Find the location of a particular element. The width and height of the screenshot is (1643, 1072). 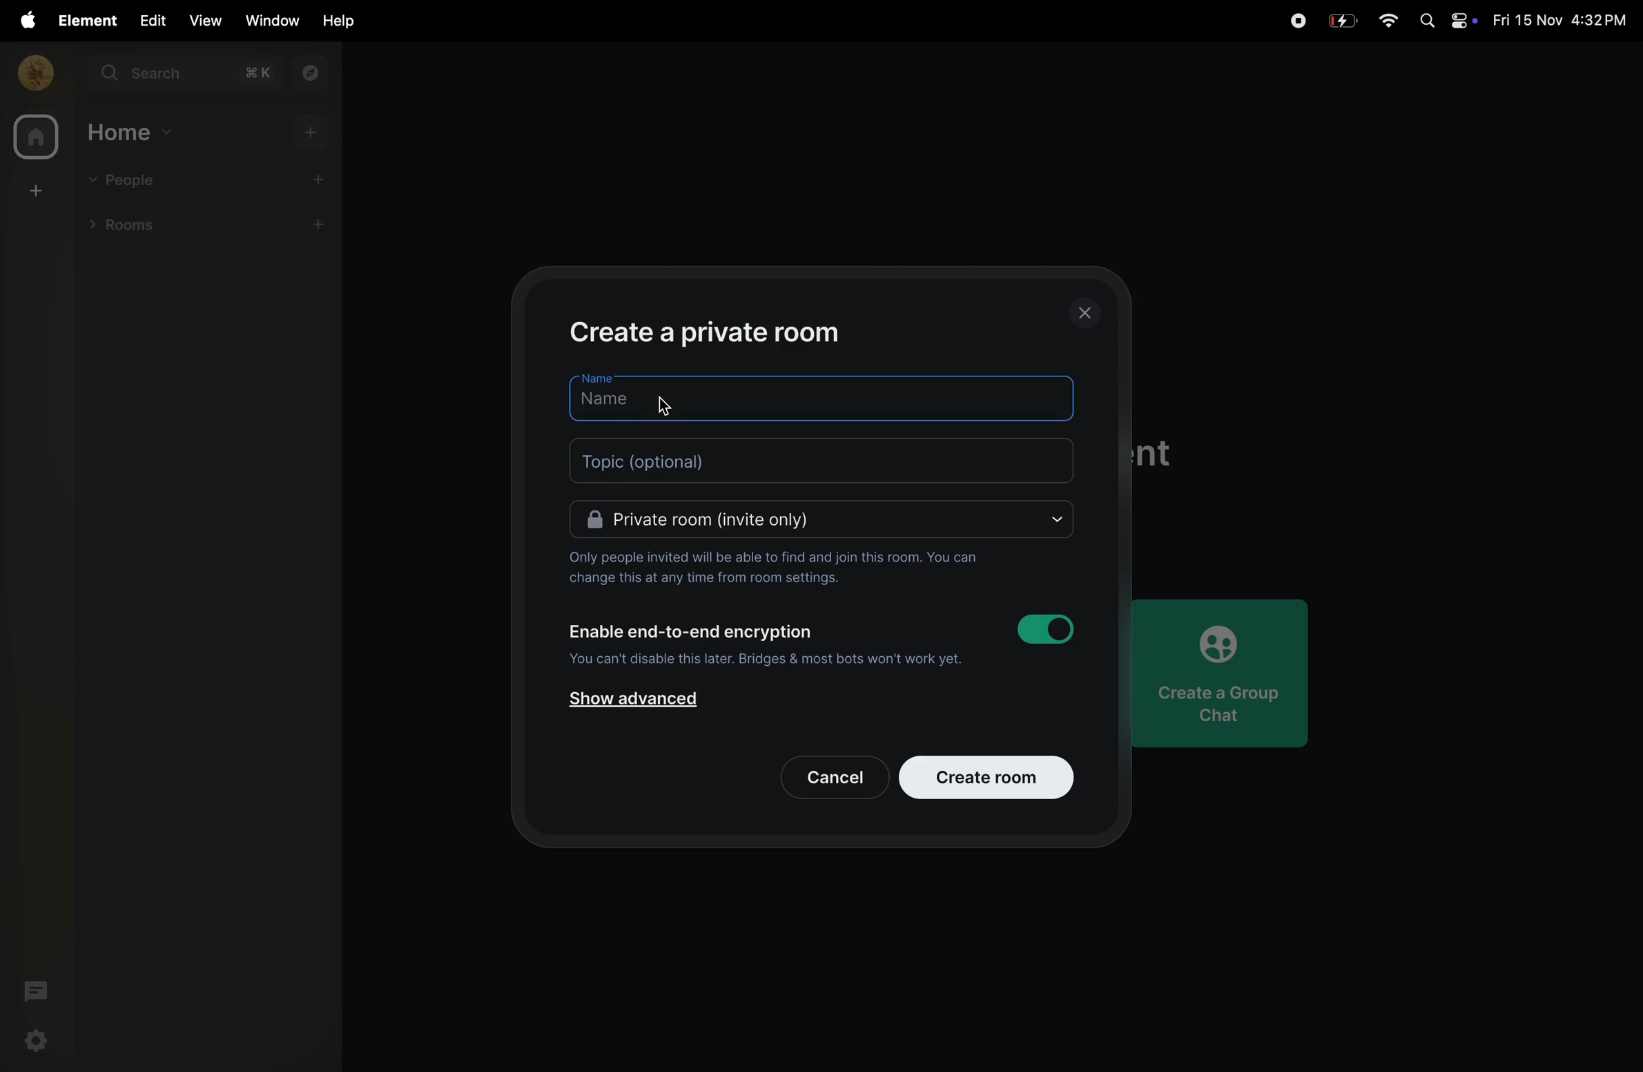

home is located at coordinates (32, 136).